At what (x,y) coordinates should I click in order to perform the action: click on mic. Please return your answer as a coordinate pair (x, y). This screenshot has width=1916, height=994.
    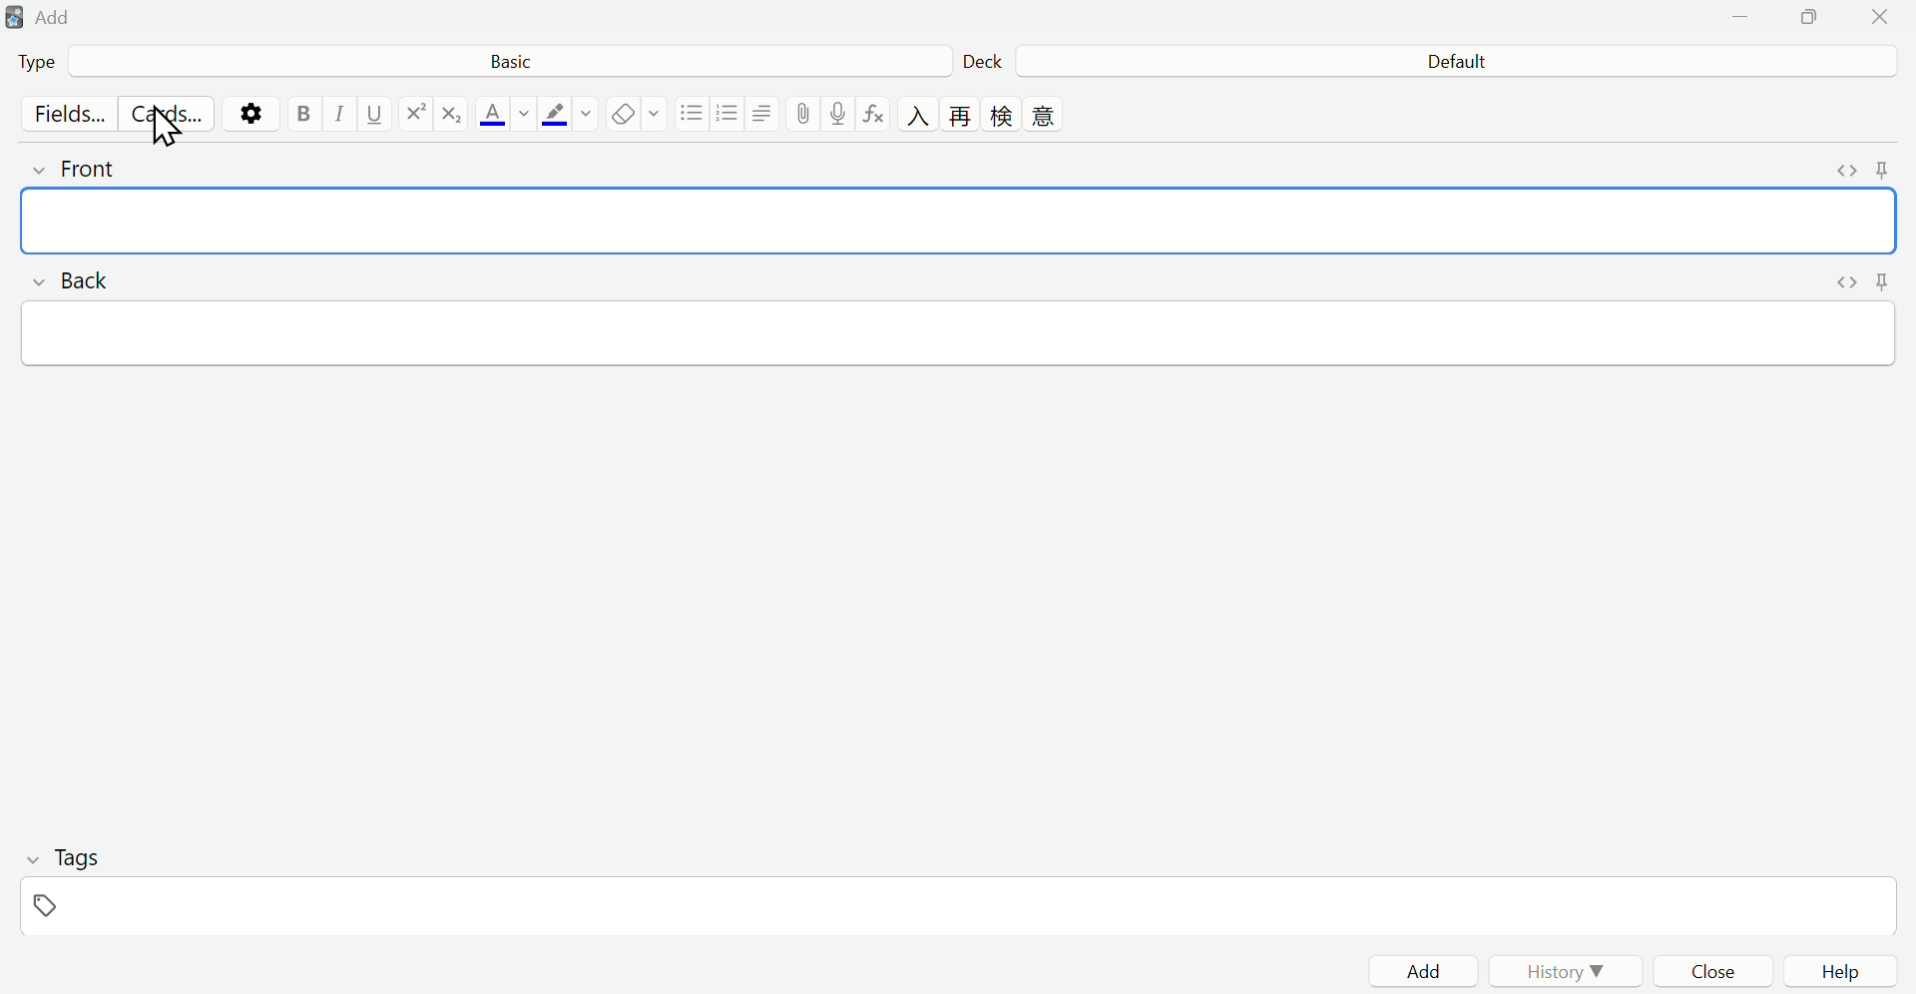
    Looking at the image, I should click on (839, 113).